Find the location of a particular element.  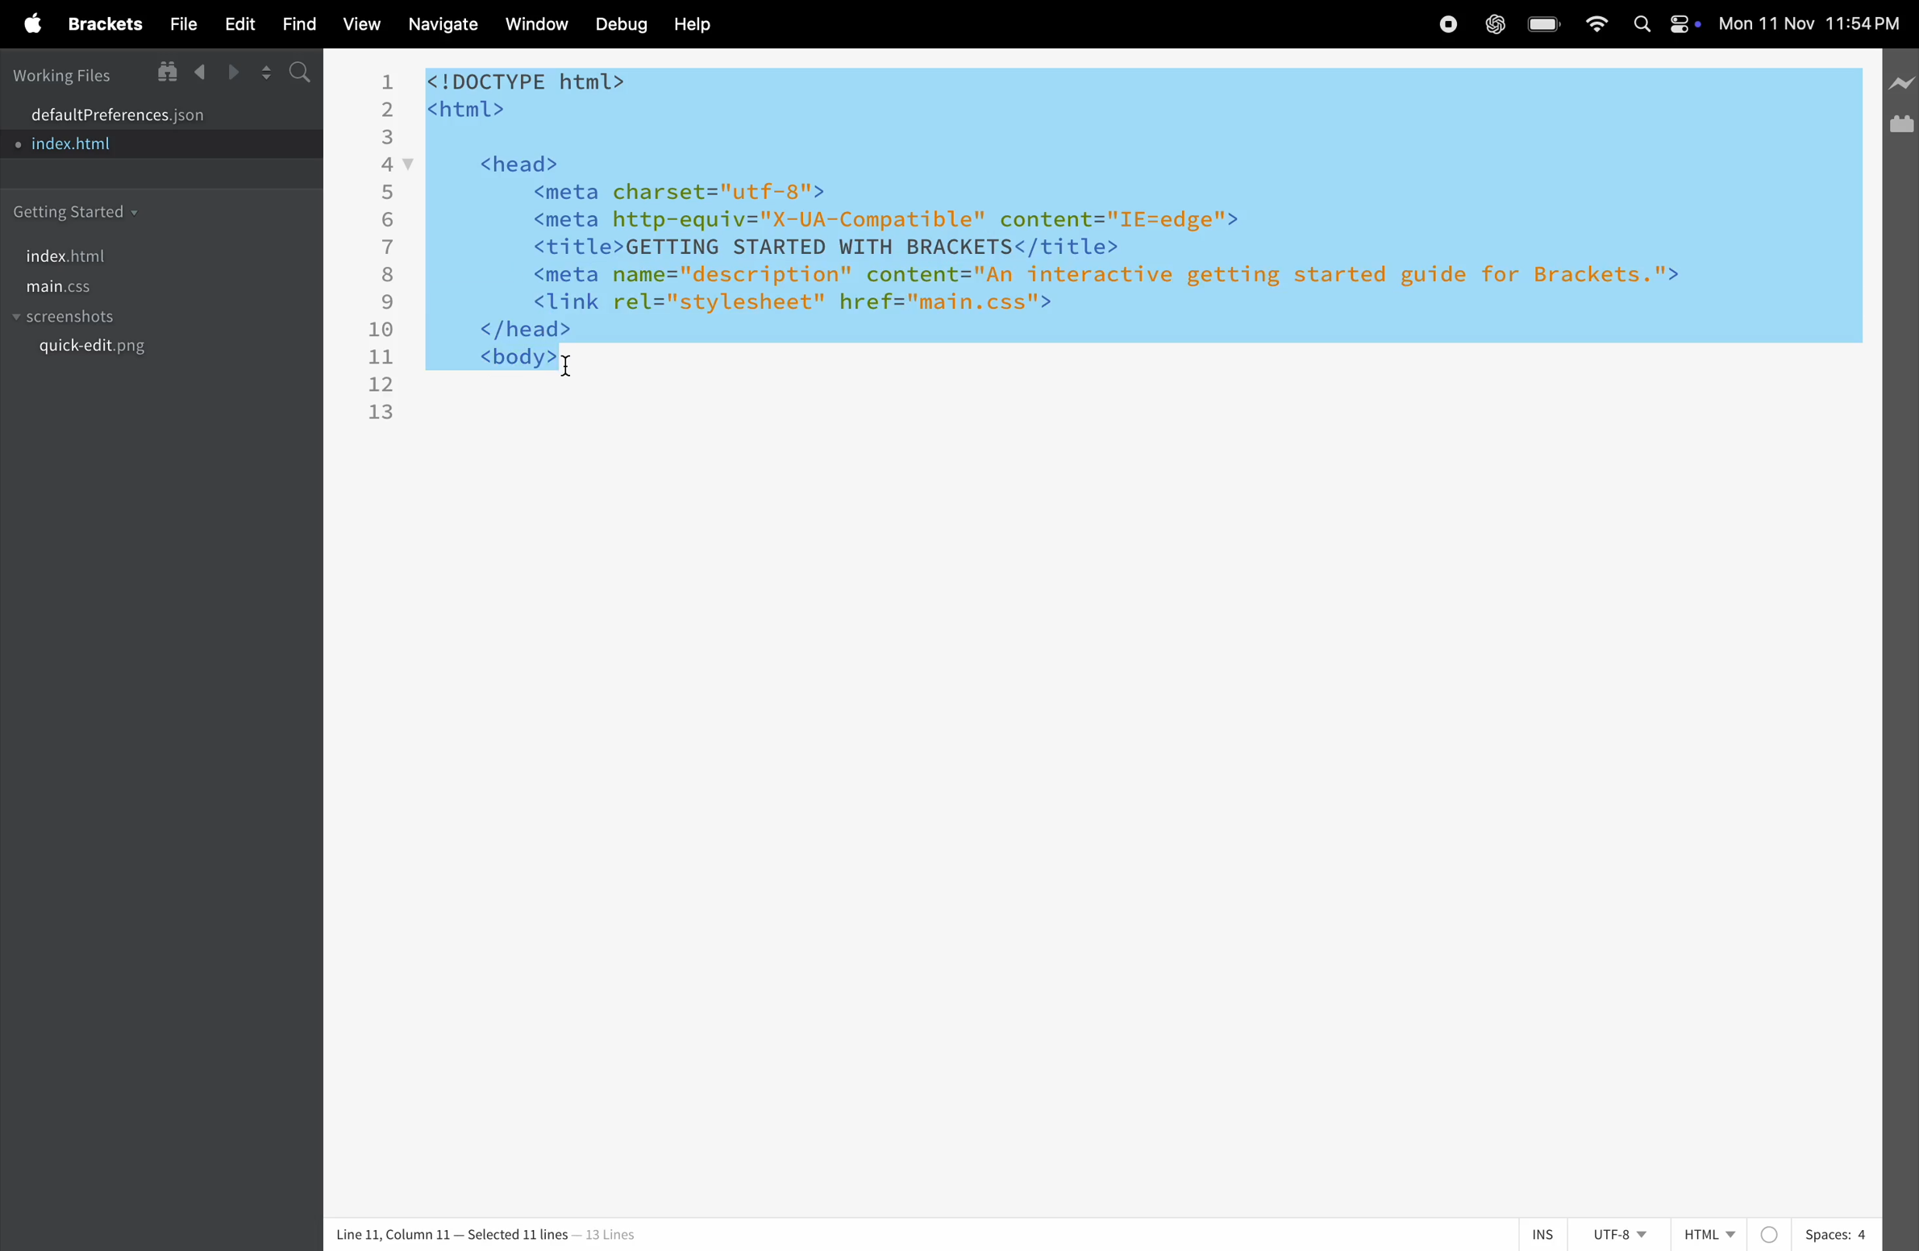

find is located at coordinates (302, 23).